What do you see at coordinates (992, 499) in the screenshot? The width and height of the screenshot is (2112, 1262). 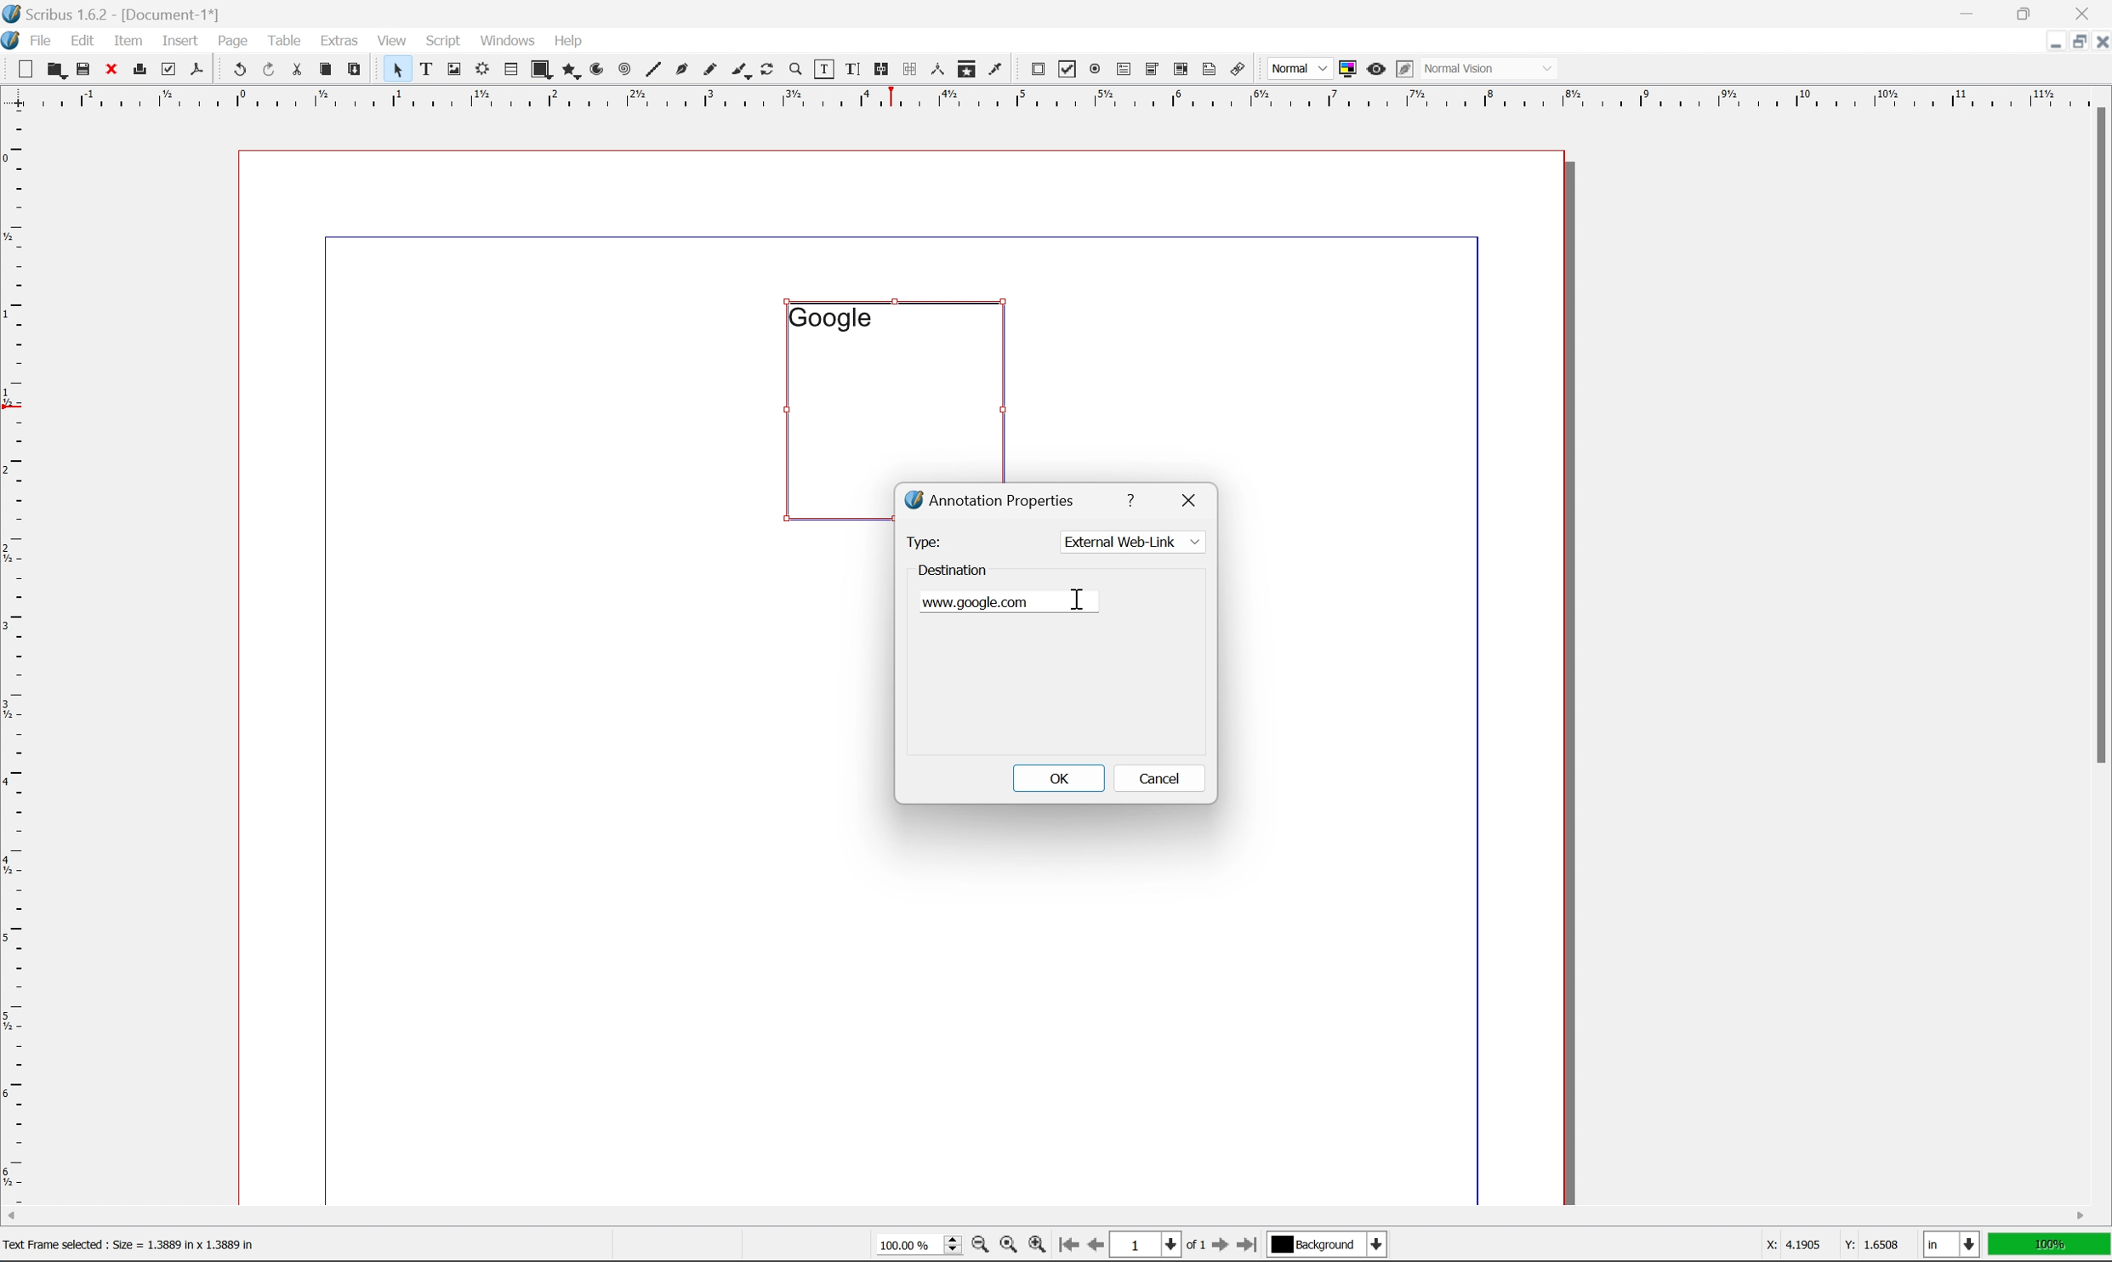 I see `annotation properties` at bounding box center [992, 499].